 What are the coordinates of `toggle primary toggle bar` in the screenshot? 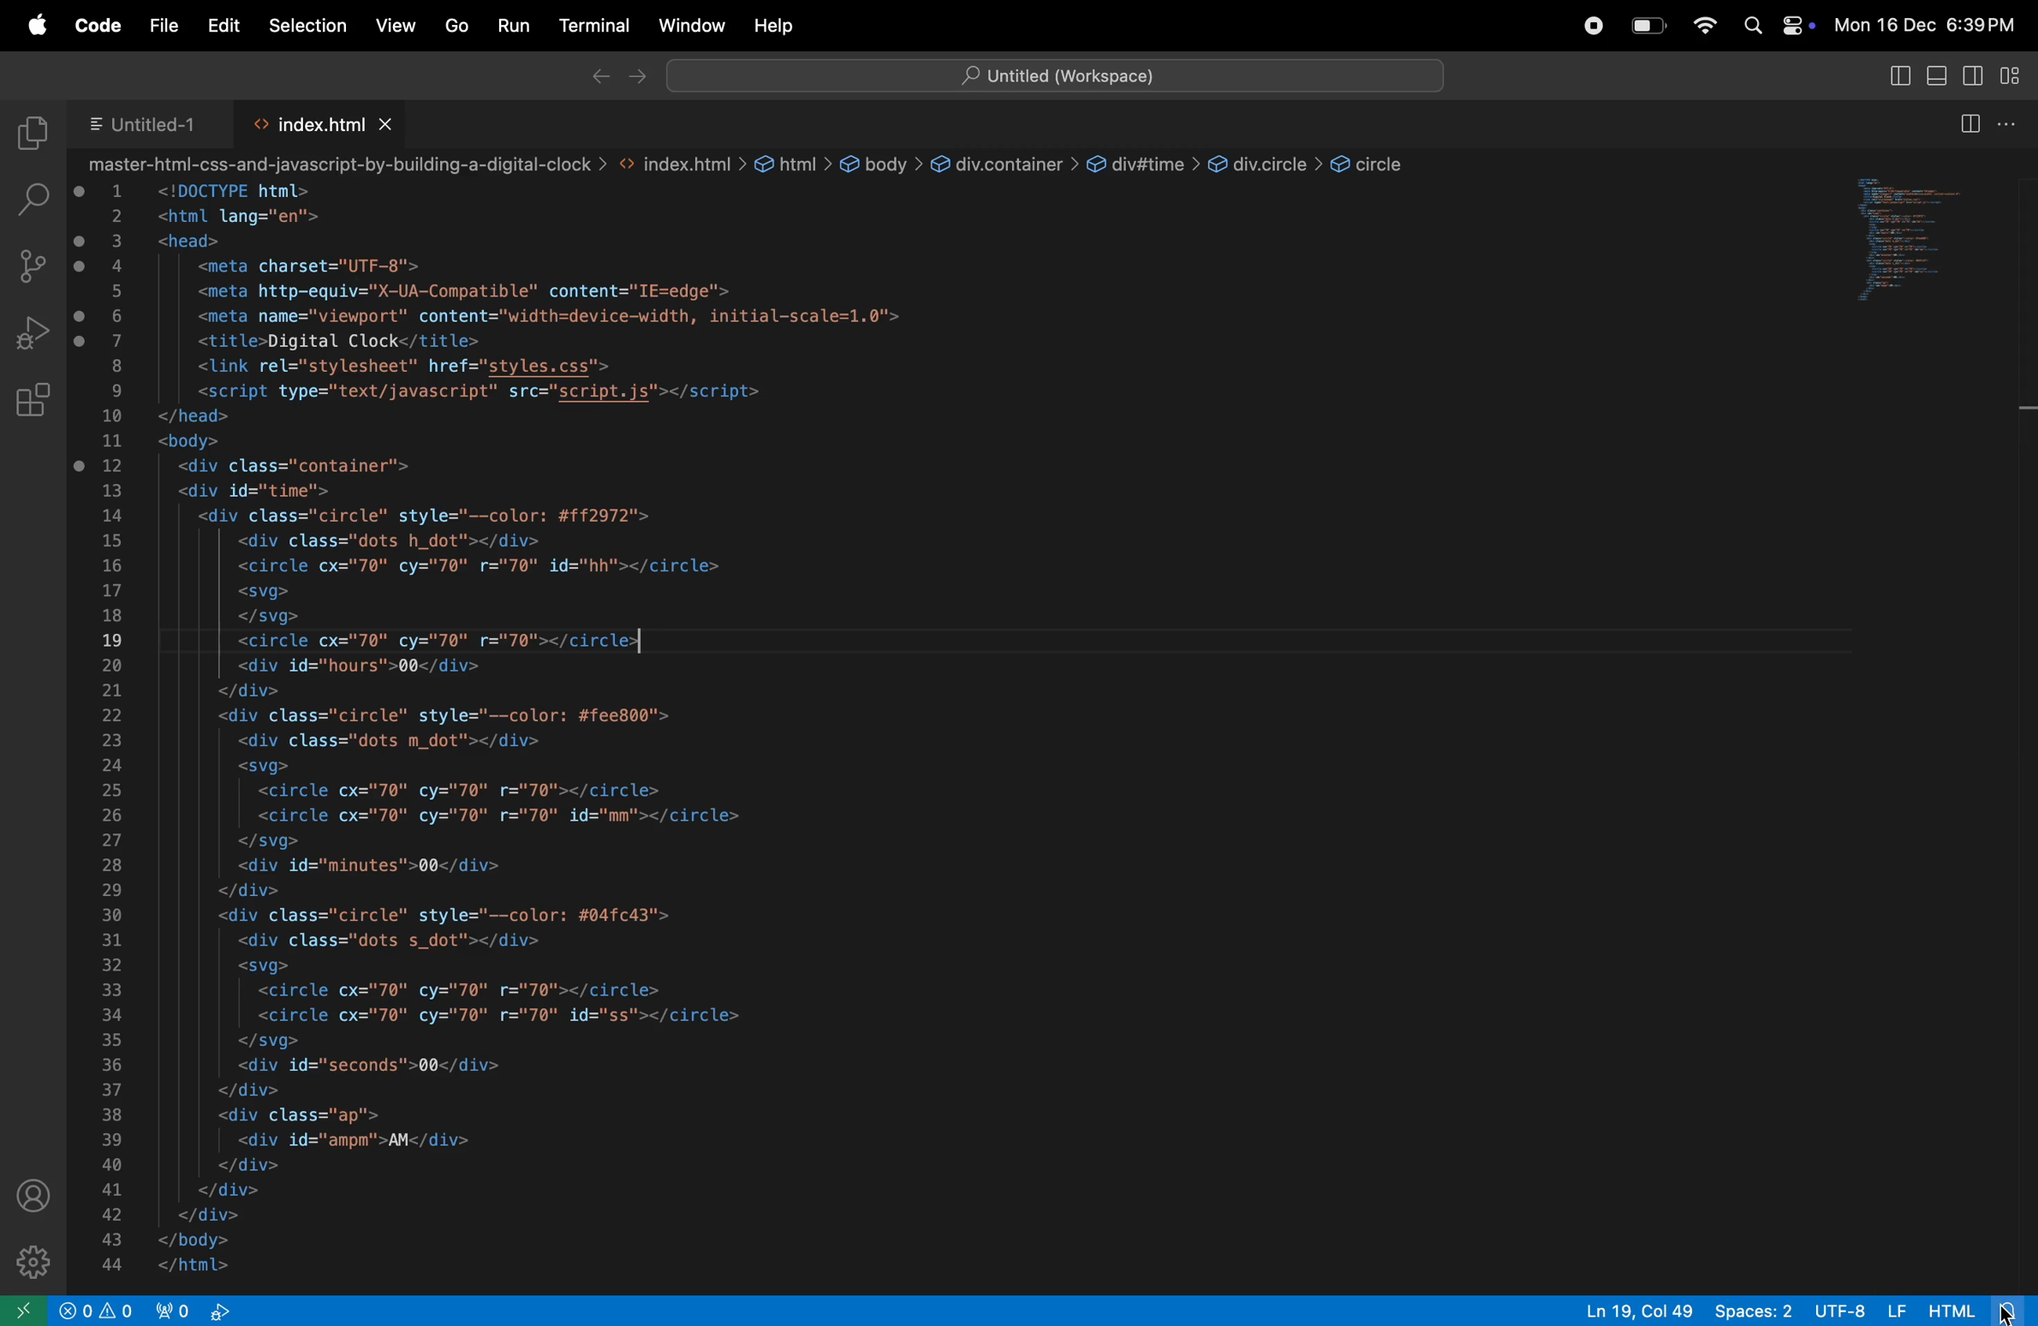 It's located at (1893, 75).